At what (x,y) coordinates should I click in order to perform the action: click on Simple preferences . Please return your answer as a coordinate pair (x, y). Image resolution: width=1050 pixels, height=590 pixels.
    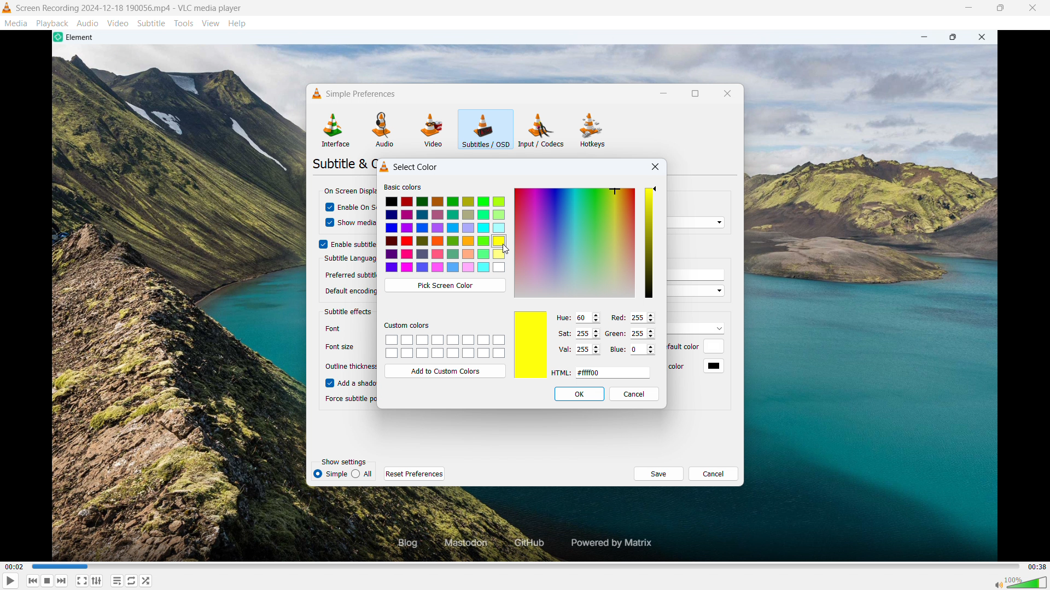
    Looking at the image, I should click on (355, 93).